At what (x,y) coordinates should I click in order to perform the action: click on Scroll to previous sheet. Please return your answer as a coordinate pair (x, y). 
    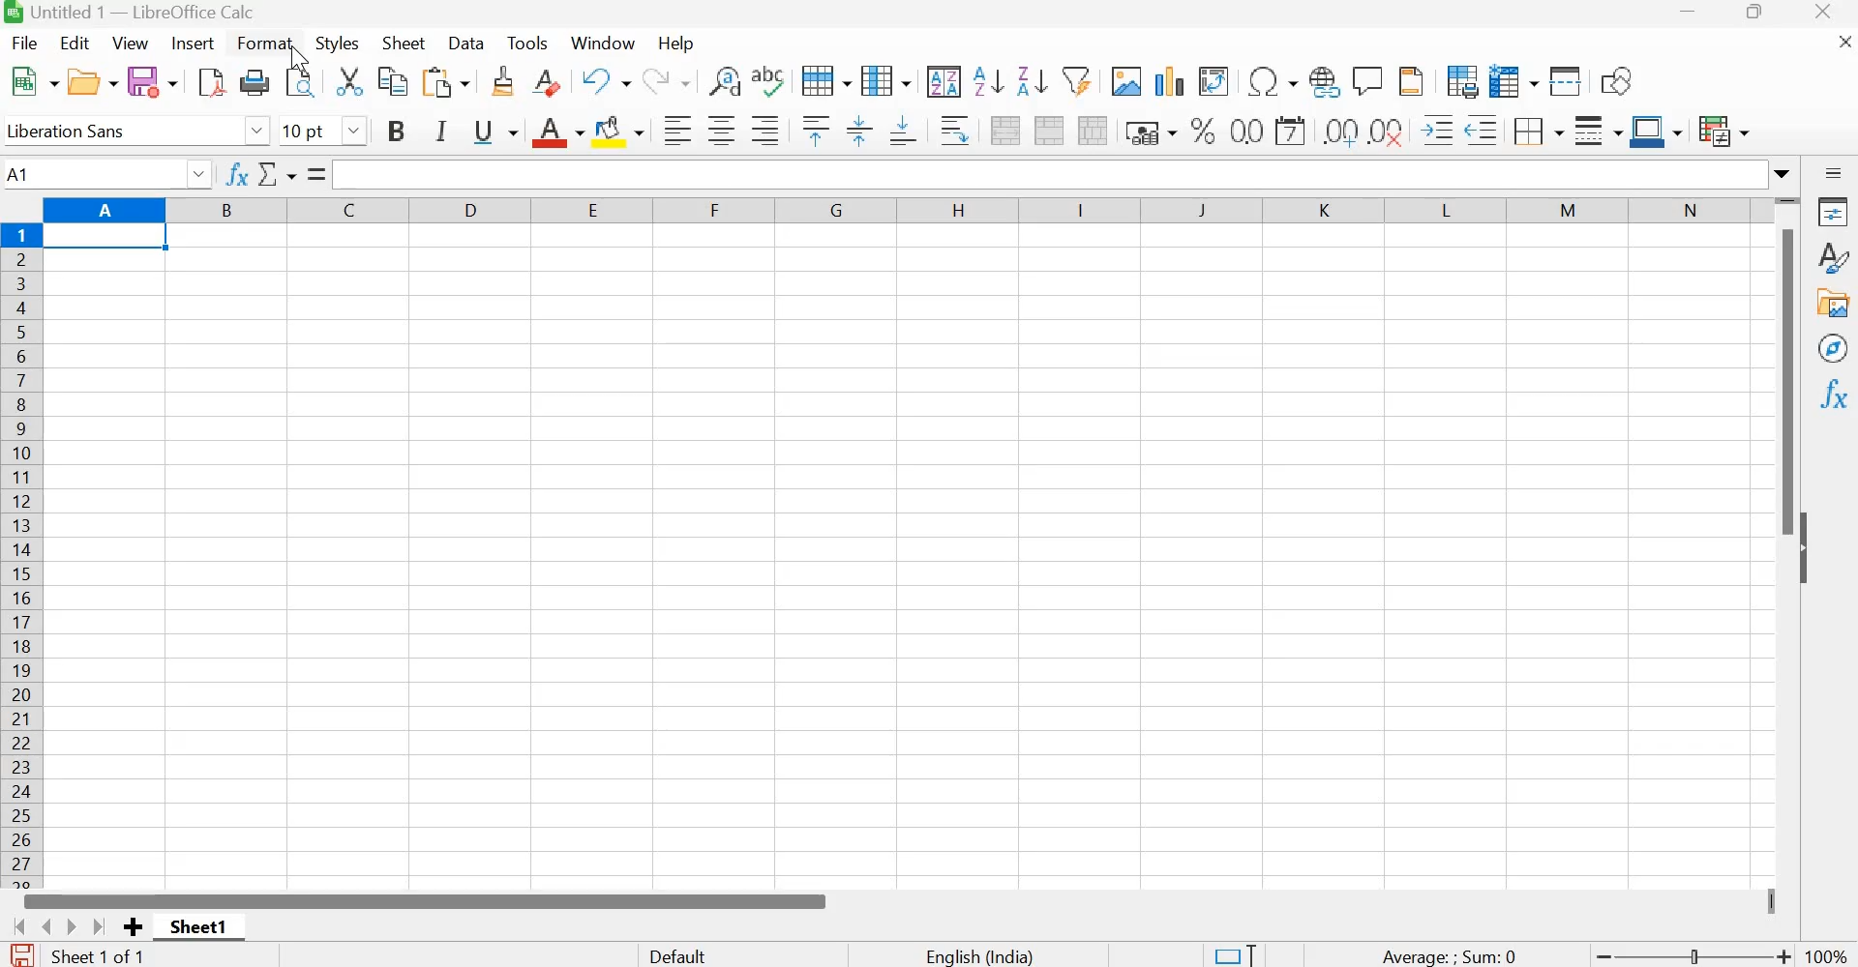
    Looking at the image, I should click on (45, 924).